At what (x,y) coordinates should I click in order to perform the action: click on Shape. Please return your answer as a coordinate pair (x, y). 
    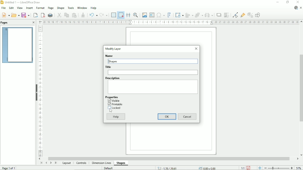
    Looking at the image, I should click on (60, 8).